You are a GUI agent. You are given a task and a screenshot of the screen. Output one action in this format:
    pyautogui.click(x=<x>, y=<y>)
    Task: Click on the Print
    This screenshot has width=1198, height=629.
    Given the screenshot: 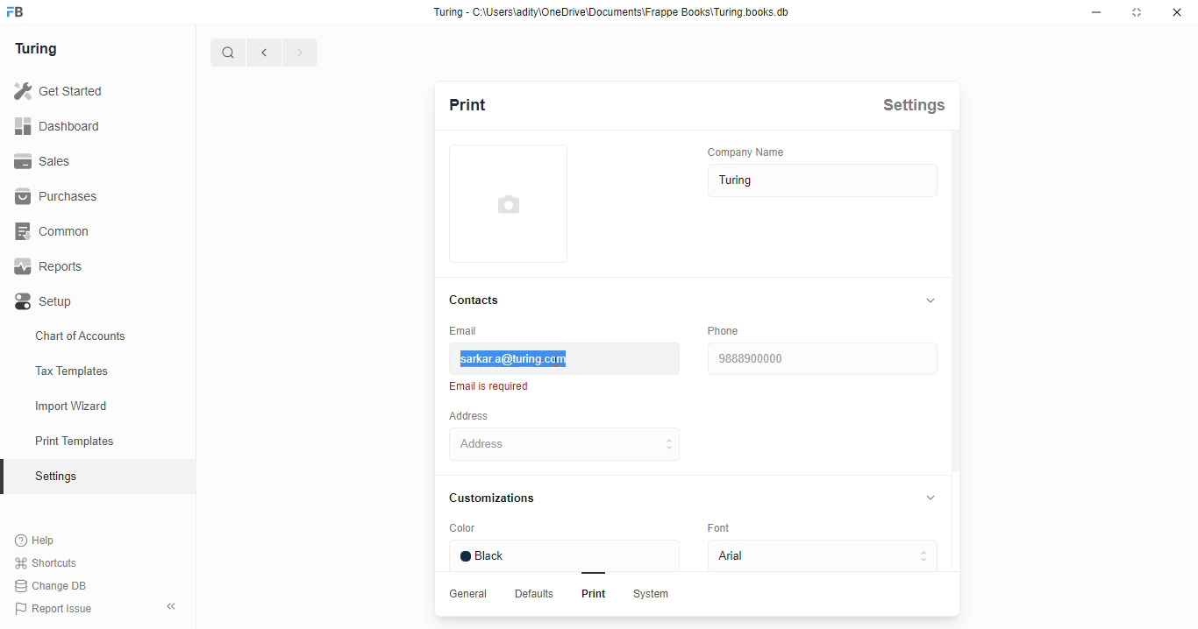 What is the action you would take?
    pyautogui.click(x=590, y=596)
    